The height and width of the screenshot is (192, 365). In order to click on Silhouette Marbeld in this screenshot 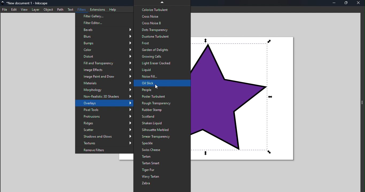, I will do `click(163, 129)`.